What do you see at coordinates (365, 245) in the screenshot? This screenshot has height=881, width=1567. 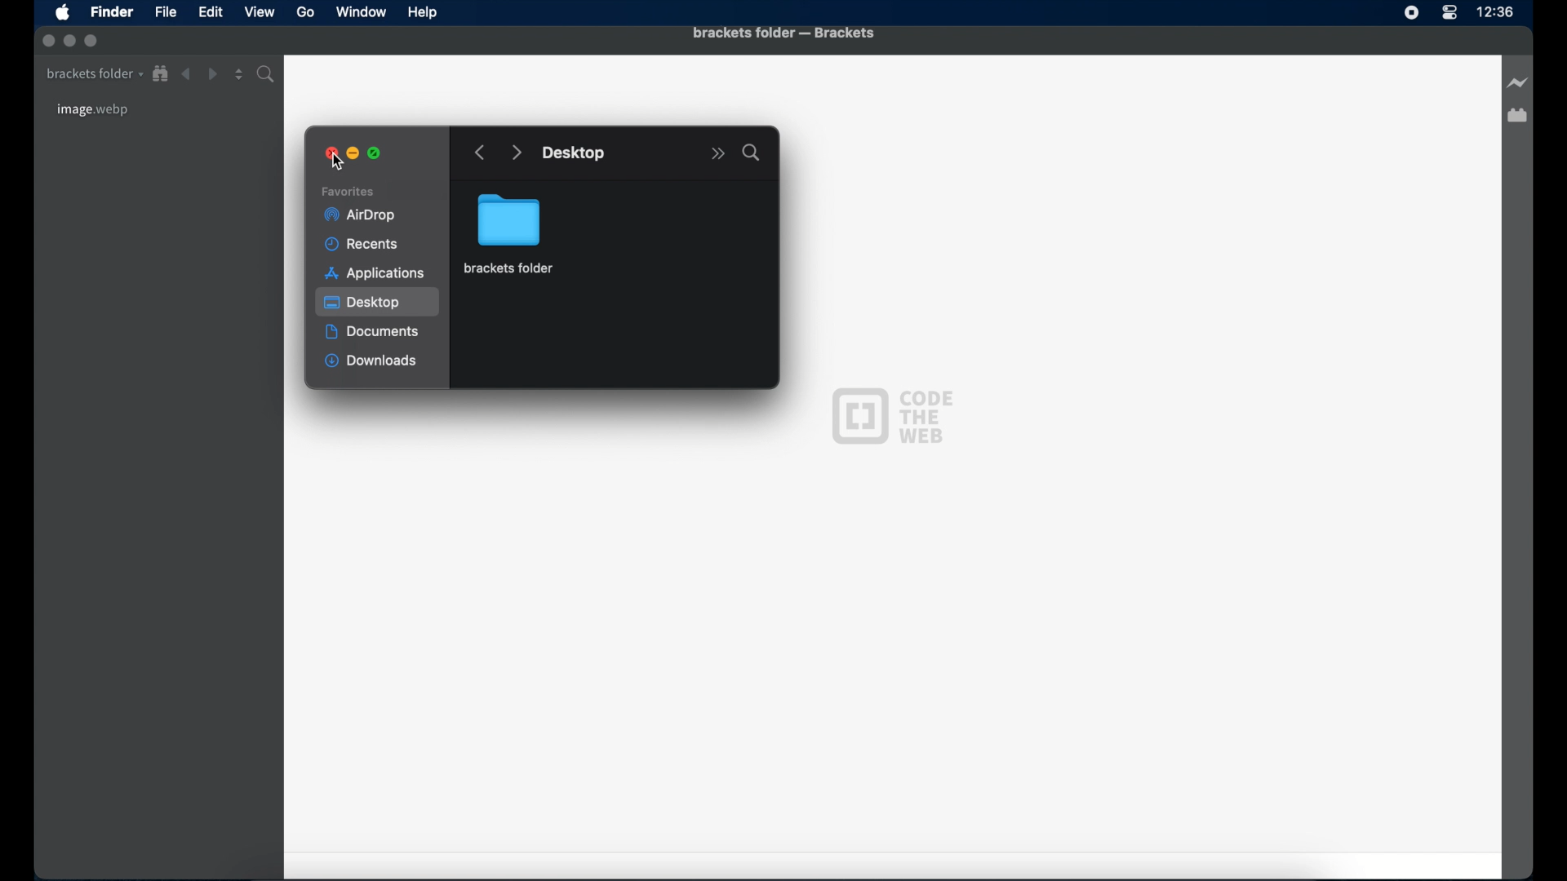 I see `recents` at bounding box center [365, 245].